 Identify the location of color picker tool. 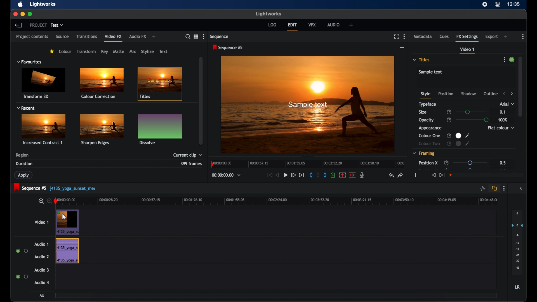
(468, 135).